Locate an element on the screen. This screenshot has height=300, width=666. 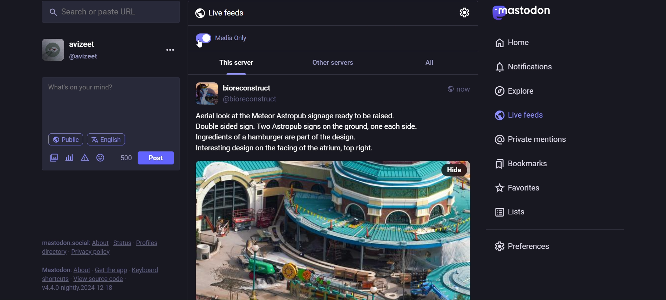
post picture is located at coordinates (312, 230).